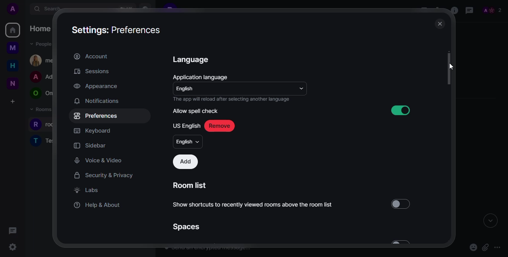 This screenshot has height=257, width=508. Describe the element at coordinates (402, 204) in the screenshot. I see `Toggle button` at that location.